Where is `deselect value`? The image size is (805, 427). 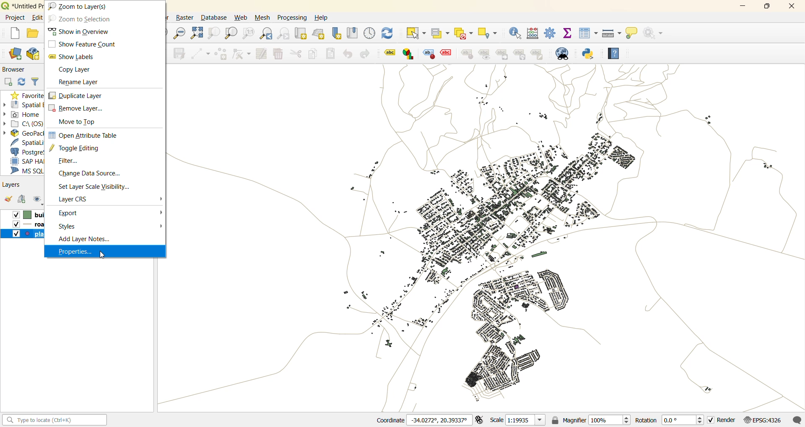 deselect value is located at coordinates (464, 33).